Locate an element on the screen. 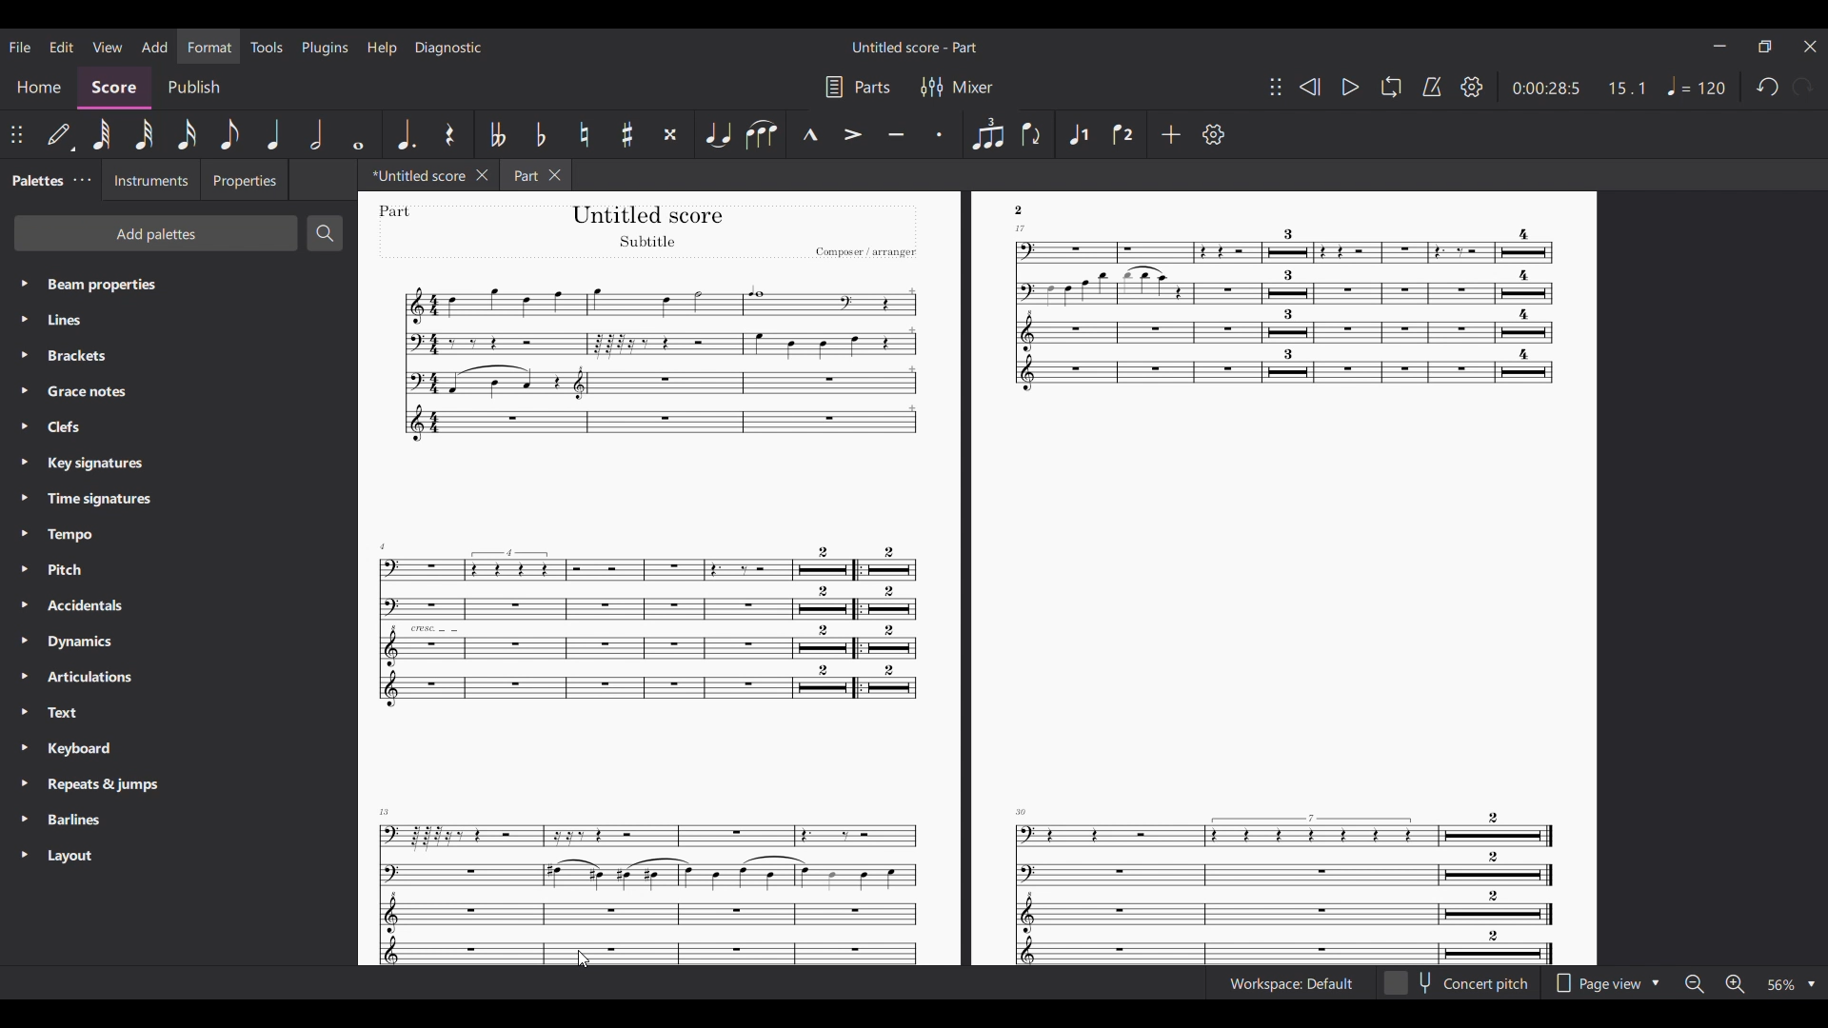  Zoom options is located at coordinates (1792, 984).